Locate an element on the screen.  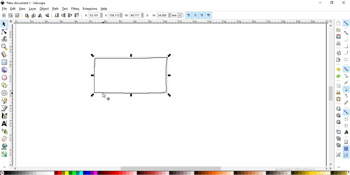
snap to page border is located at coordinates (346, 142).